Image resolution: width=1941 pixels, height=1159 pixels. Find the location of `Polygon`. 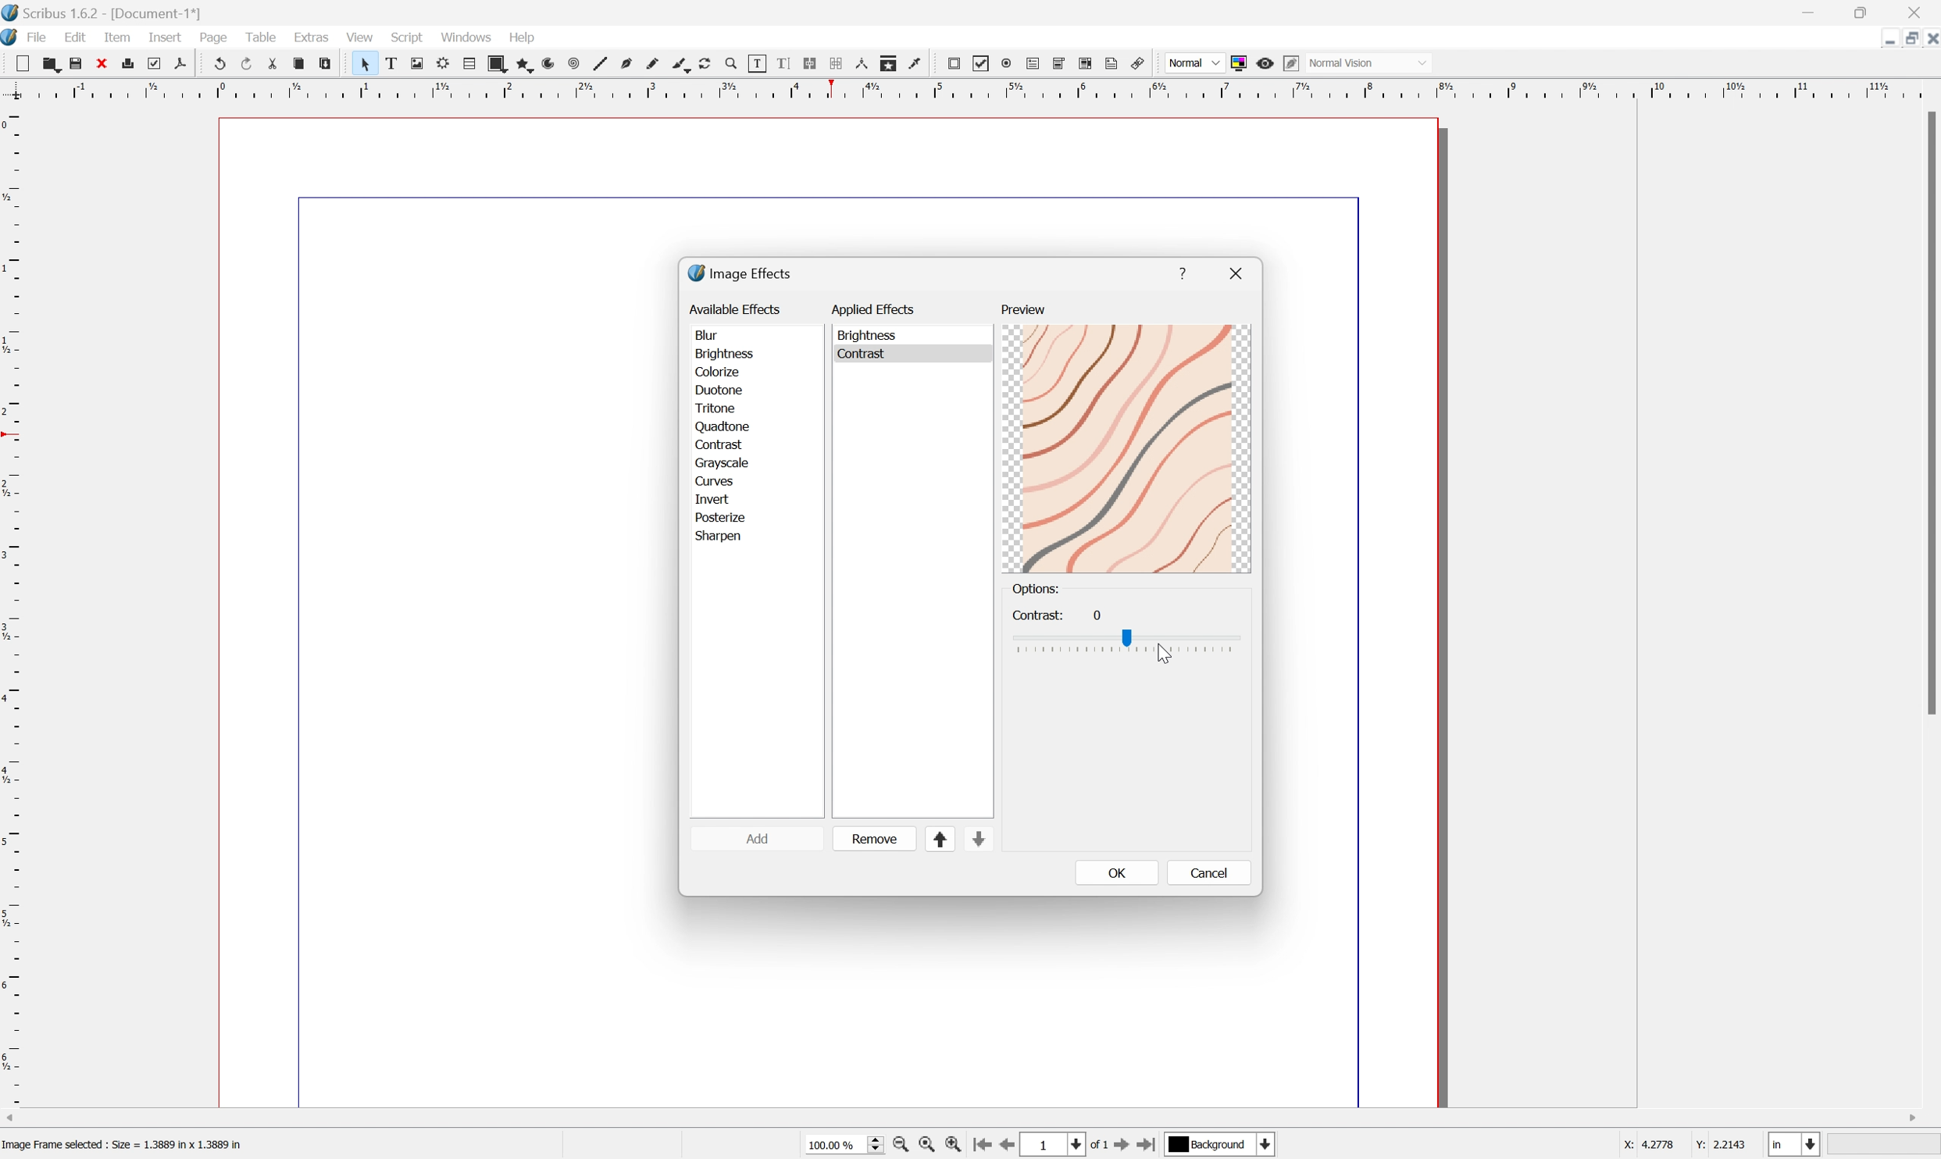

Polygon is located at coordinates (526, 62).